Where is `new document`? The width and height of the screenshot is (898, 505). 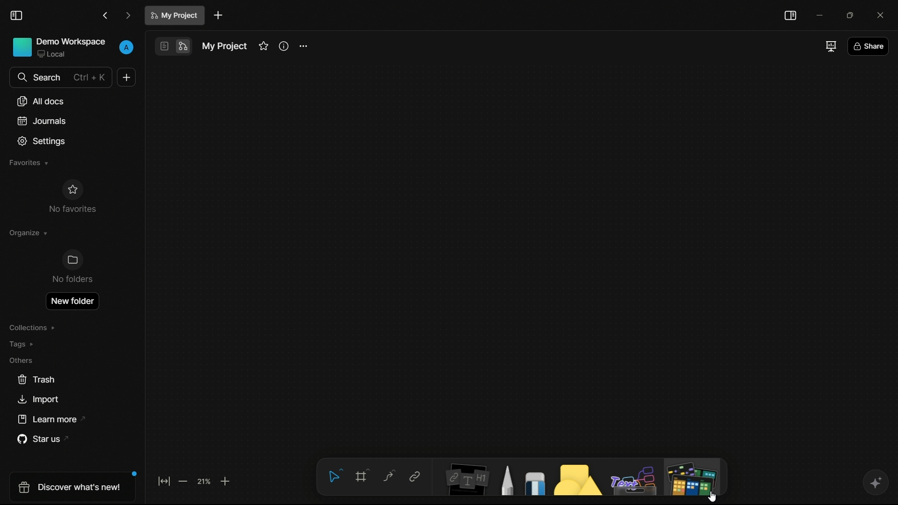 new document is located at coordinates (127, 77).